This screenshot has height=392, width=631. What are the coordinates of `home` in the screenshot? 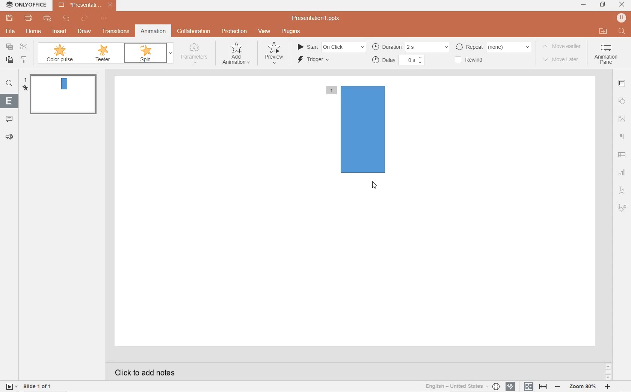 It's located at (33, 31).